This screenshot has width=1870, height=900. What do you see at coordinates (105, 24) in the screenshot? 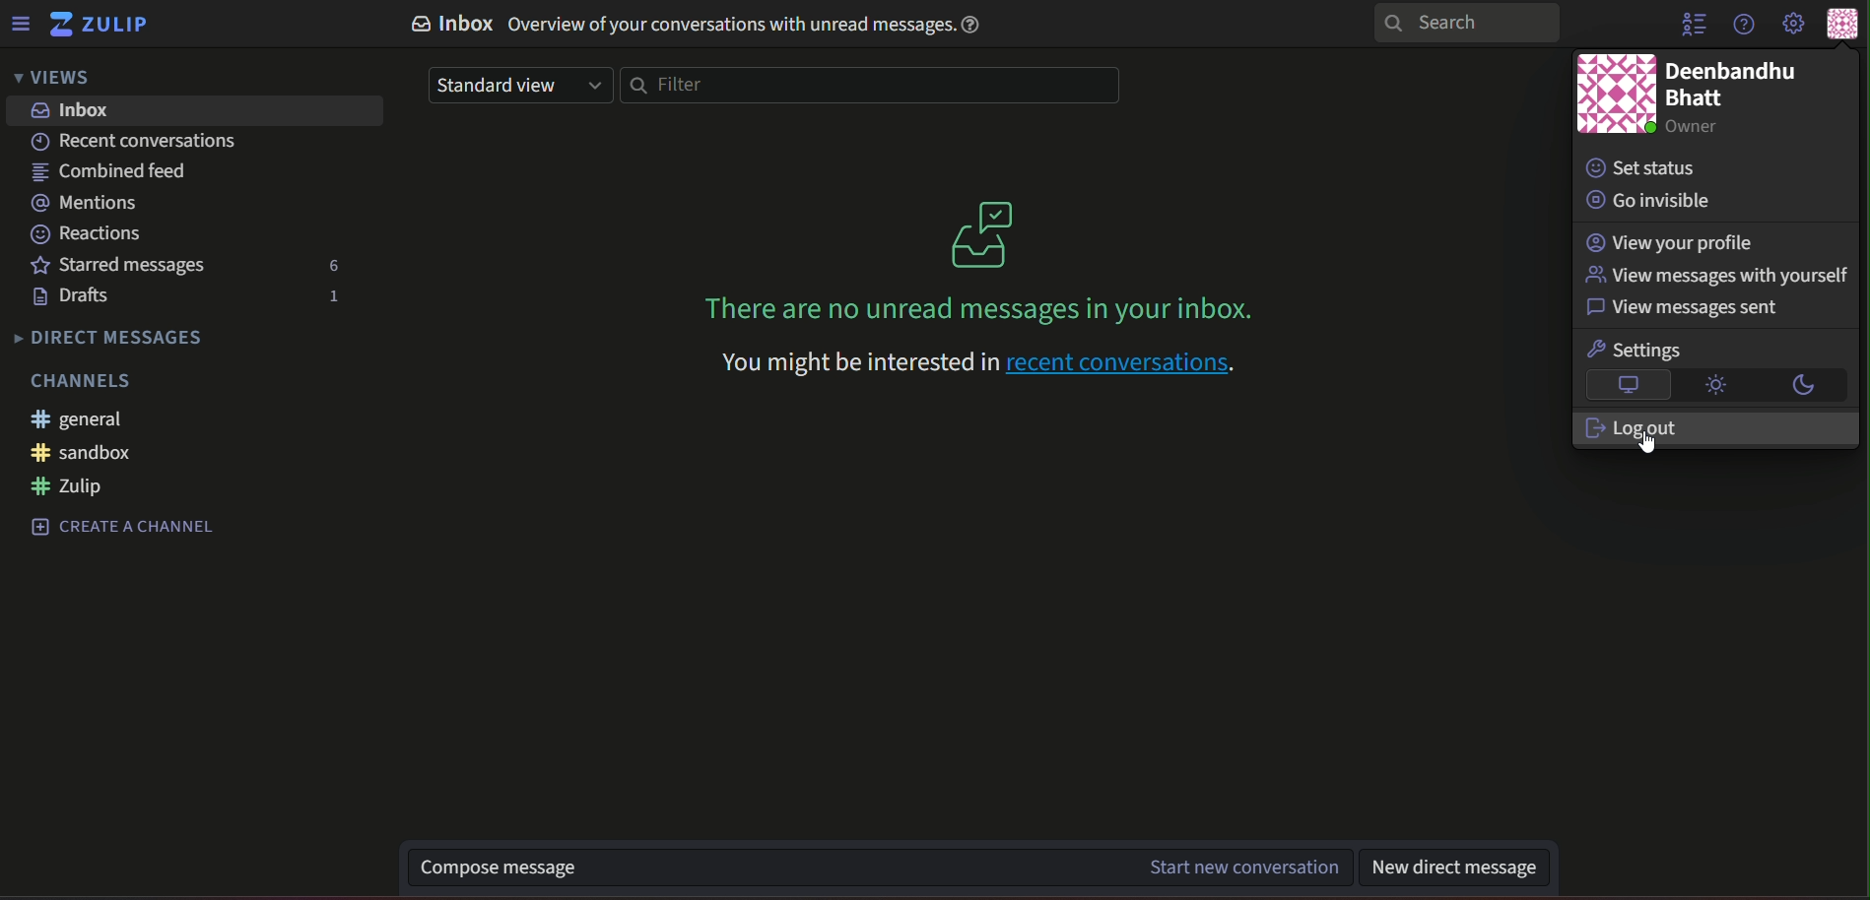
I see `title and logo` at bounding box center [105, 24].